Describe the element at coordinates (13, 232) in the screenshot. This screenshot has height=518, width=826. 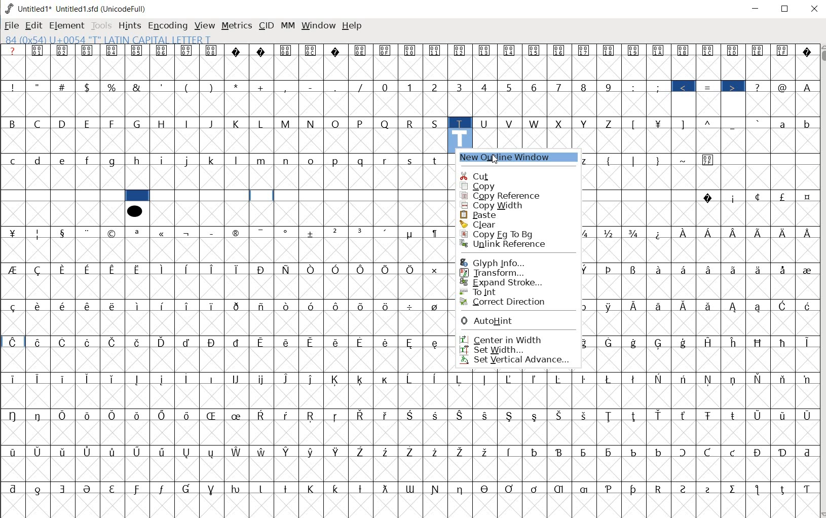
I see `Symbol` at that location.